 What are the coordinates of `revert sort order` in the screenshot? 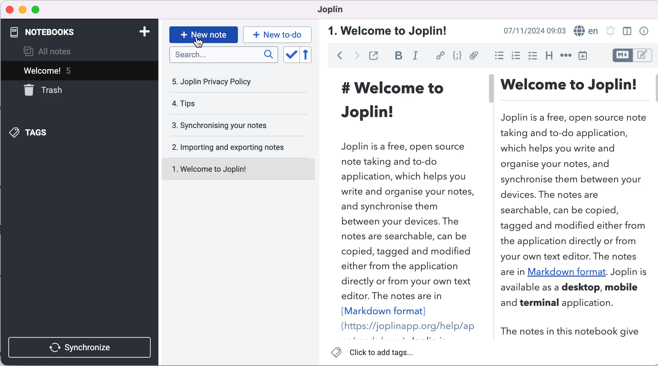 It's located at (309, 55).